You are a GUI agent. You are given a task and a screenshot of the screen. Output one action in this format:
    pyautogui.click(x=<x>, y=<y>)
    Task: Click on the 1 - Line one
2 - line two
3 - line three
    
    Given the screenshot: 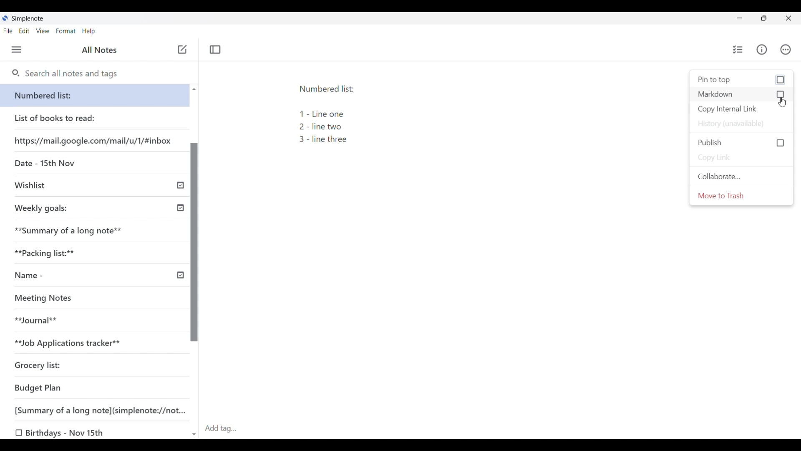 What is the action you would take?
    pyautogui.click(x=326, y=130)
    